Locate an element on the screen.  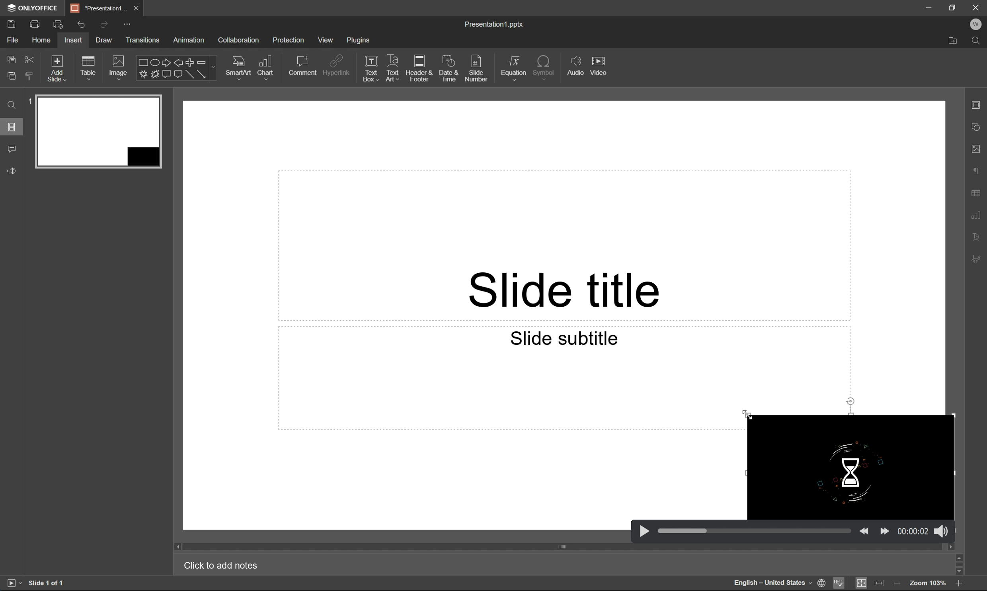
image settings is located at coordinates (978, 148).